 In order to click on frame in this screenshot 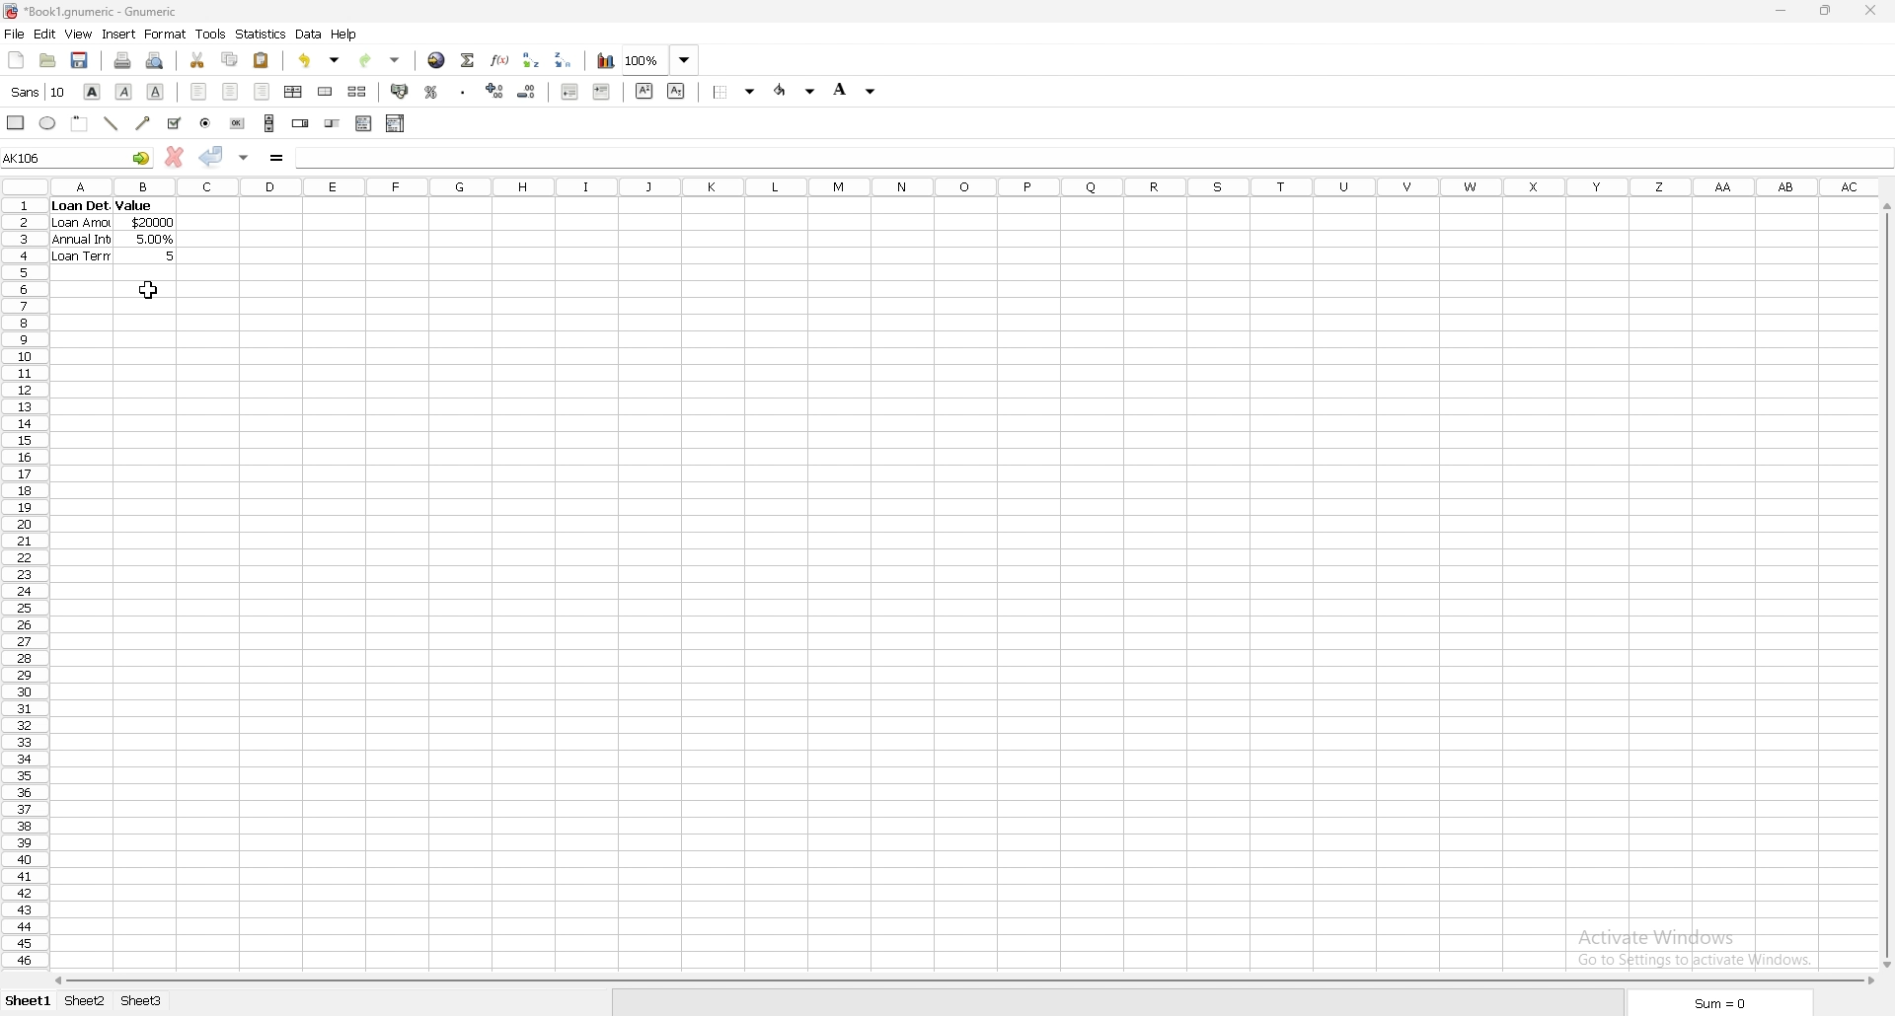, I will do `click(81, 123)`.